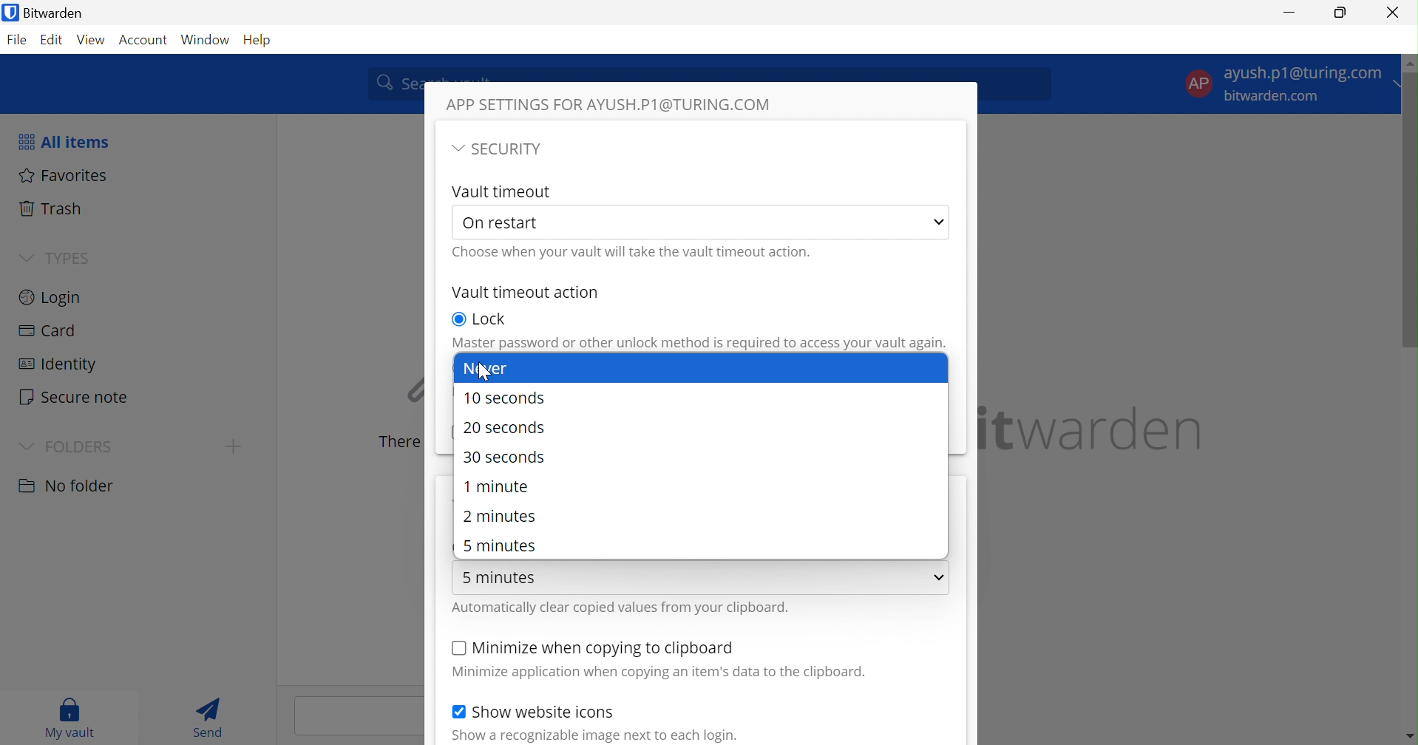 This screenshot has width=1418, height=745. Describe the element at coordinates (1408, 64) in the screenshot. I see `move up` at that location.